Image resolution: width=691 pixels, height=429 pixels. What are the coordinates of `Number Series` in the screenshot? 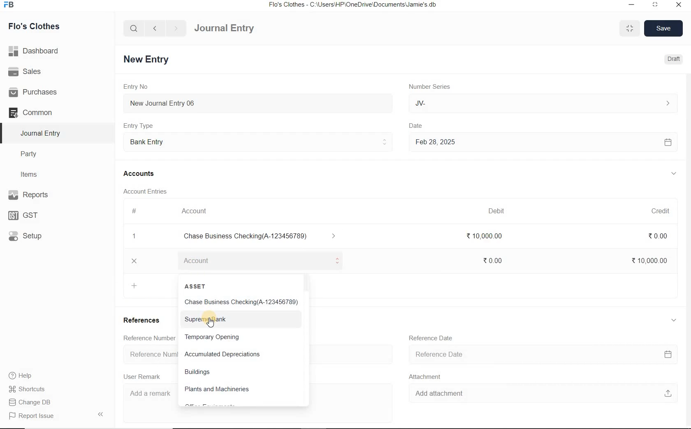 It's located at (426, 87).